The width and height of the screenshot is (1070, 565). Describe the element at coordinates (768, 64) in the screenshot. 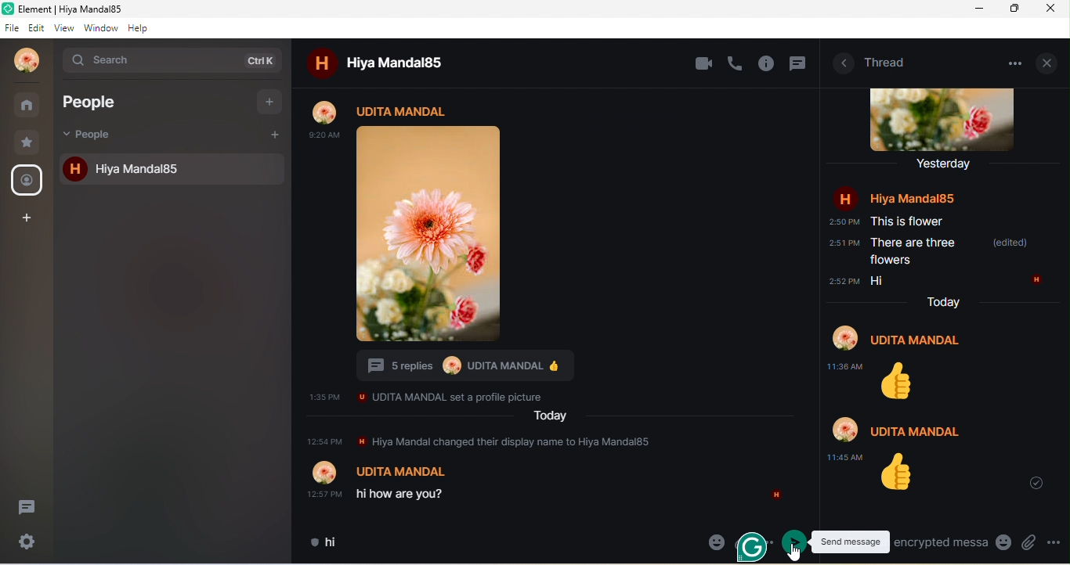

I see `info` at that location.